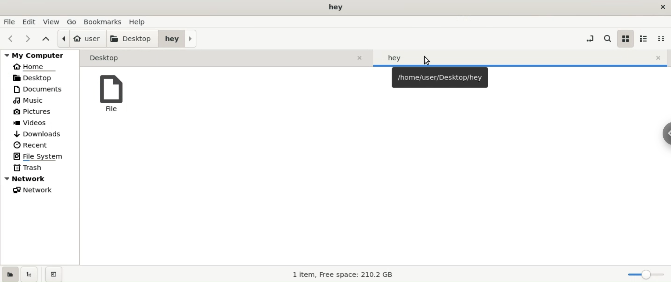 This screenshot has height=282, width=671. What do you see at coordinates (607, 39) in the screenshot?
I see `search` at bounding box center [607, 39].